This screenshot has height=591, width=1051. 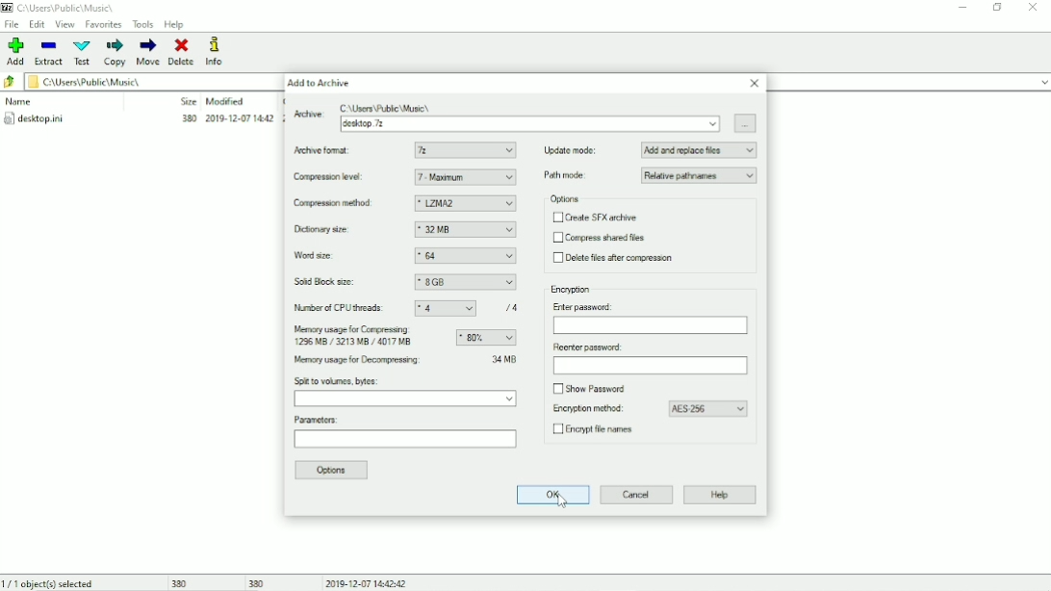 I want to click on Restore down, so click(x=998, y=7).